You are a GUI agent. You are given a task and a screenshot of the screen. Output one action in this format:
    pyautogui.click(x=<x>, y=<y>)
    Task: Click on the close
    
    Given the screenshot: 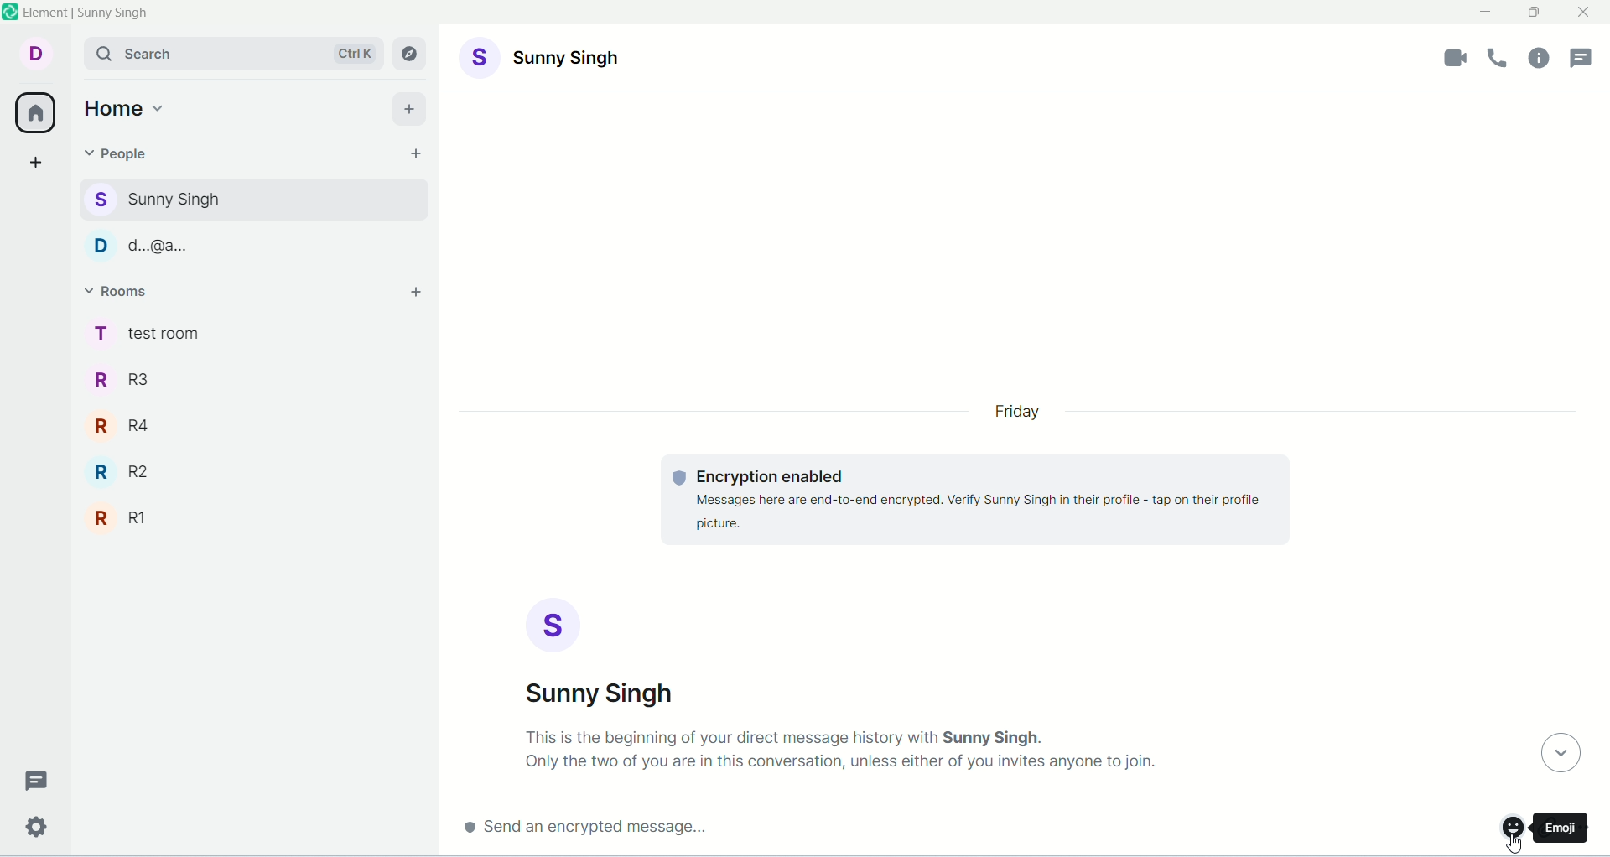 What is the action you would take?
    pyautogui.click(x=1586, y=13)
    